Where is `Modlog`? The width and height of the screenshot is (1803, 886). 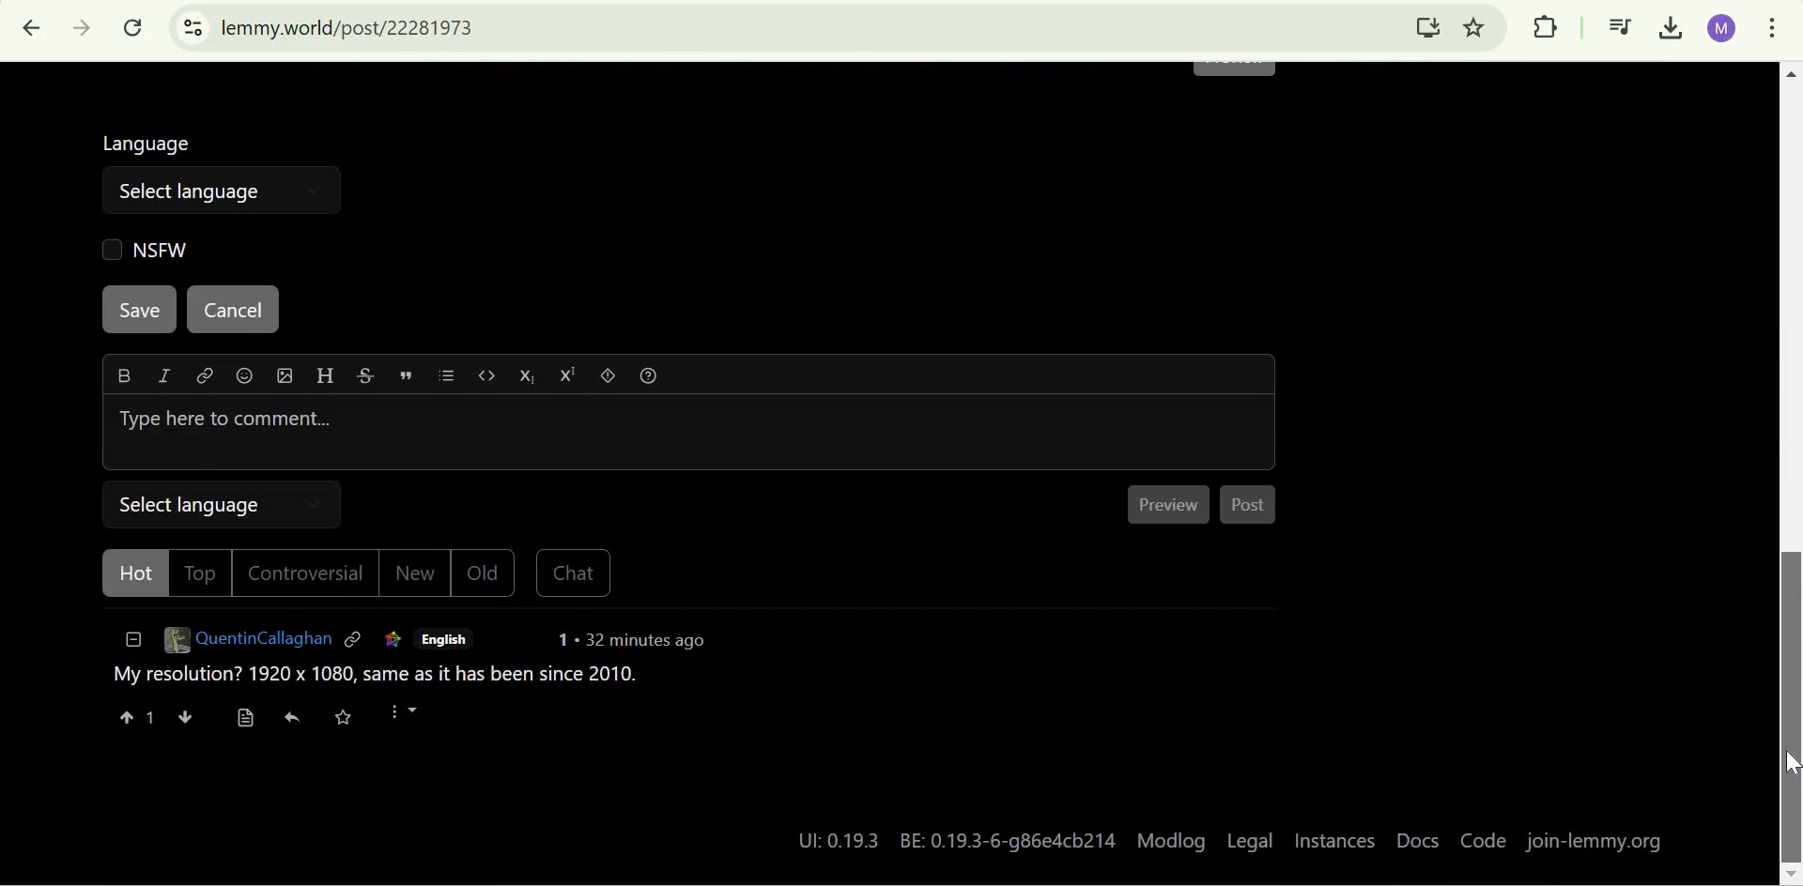
Modlog is located at coordinates (1172, 839).